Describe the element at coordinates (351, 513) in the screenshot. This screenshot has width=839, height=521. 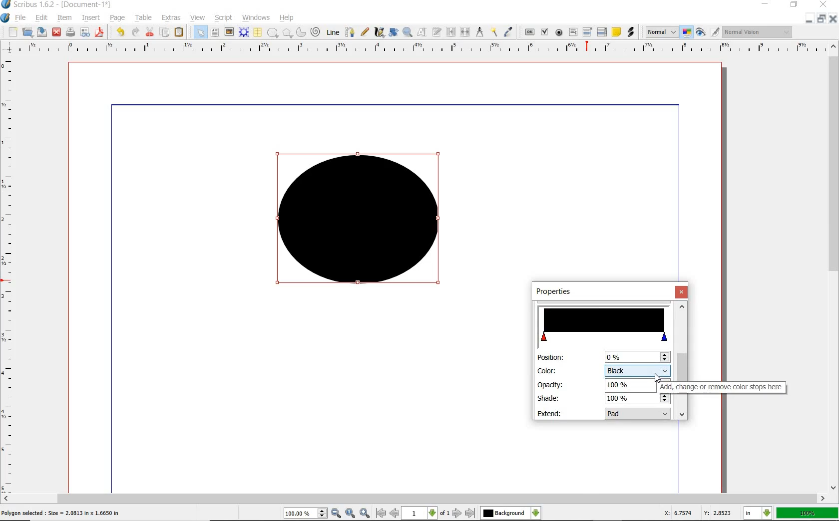
I see `zoom to` at that location.